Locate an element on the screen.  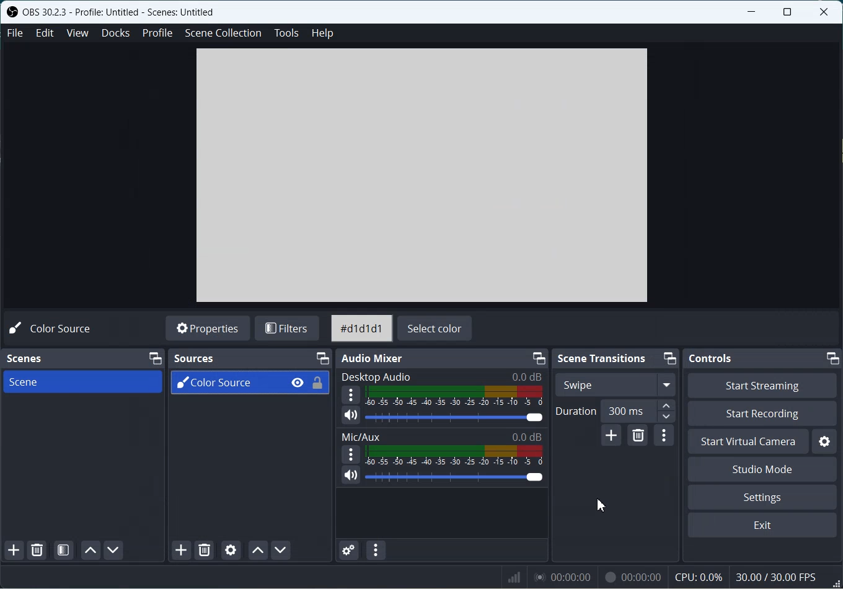
Volume Adjuster is located at coordinates (455, 418).